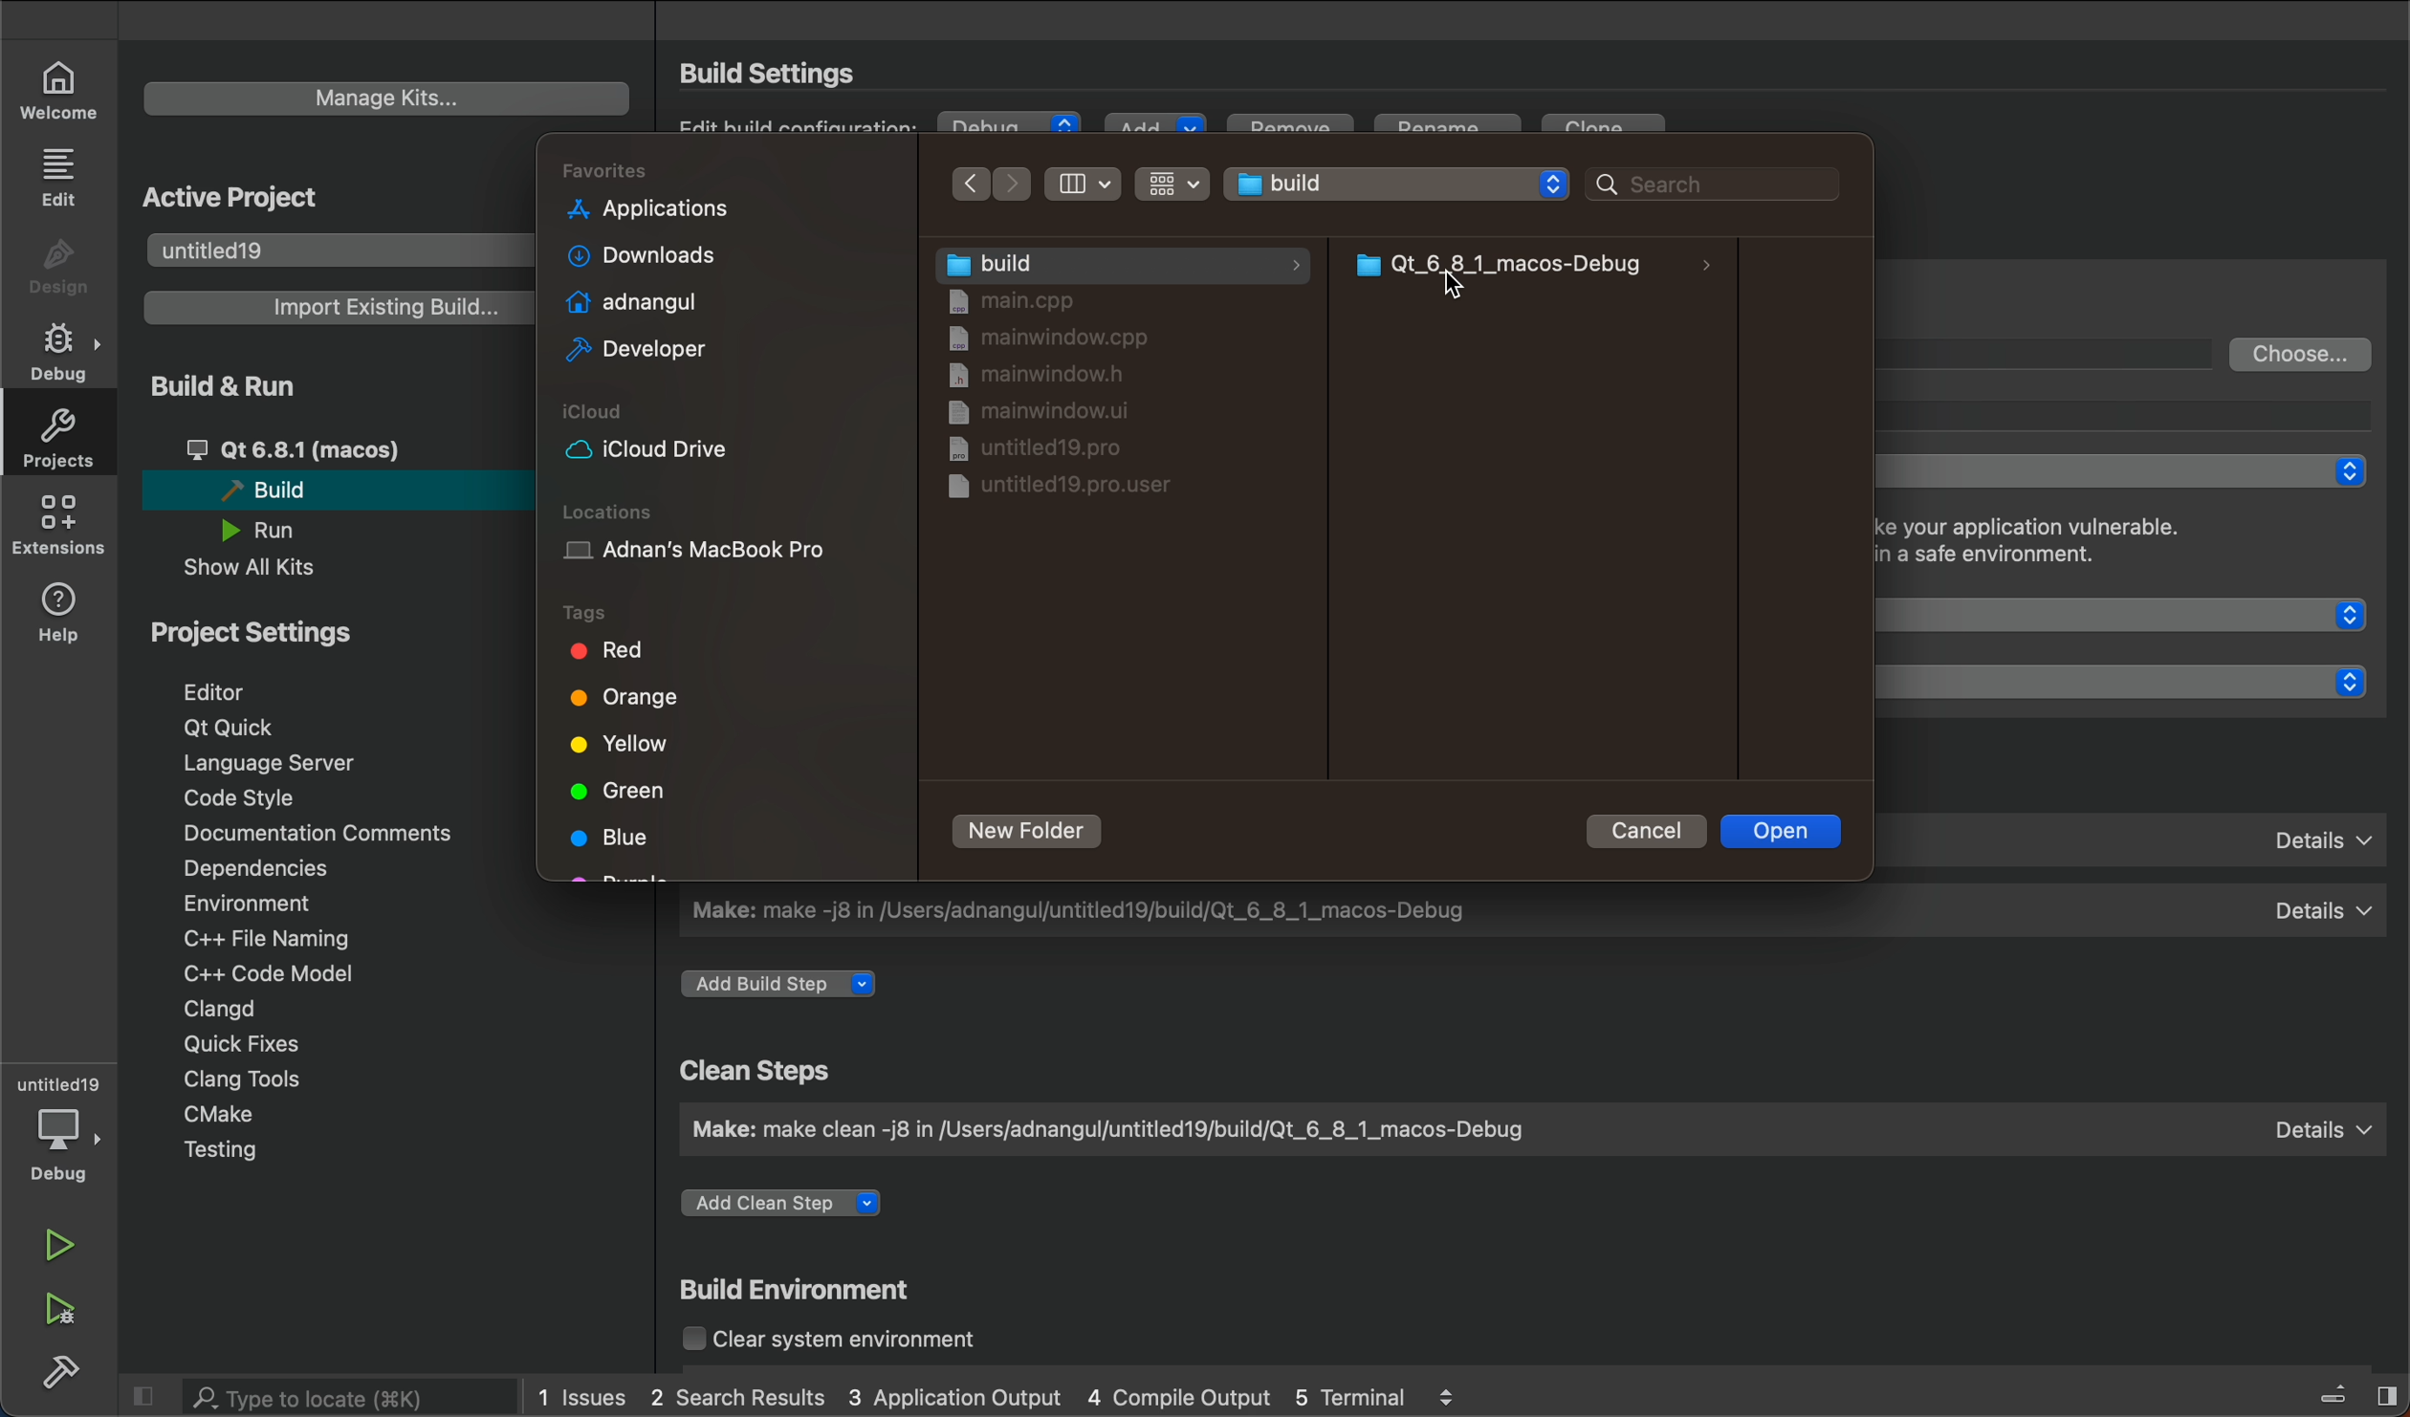  I want to click on active project, so click(238, 192).